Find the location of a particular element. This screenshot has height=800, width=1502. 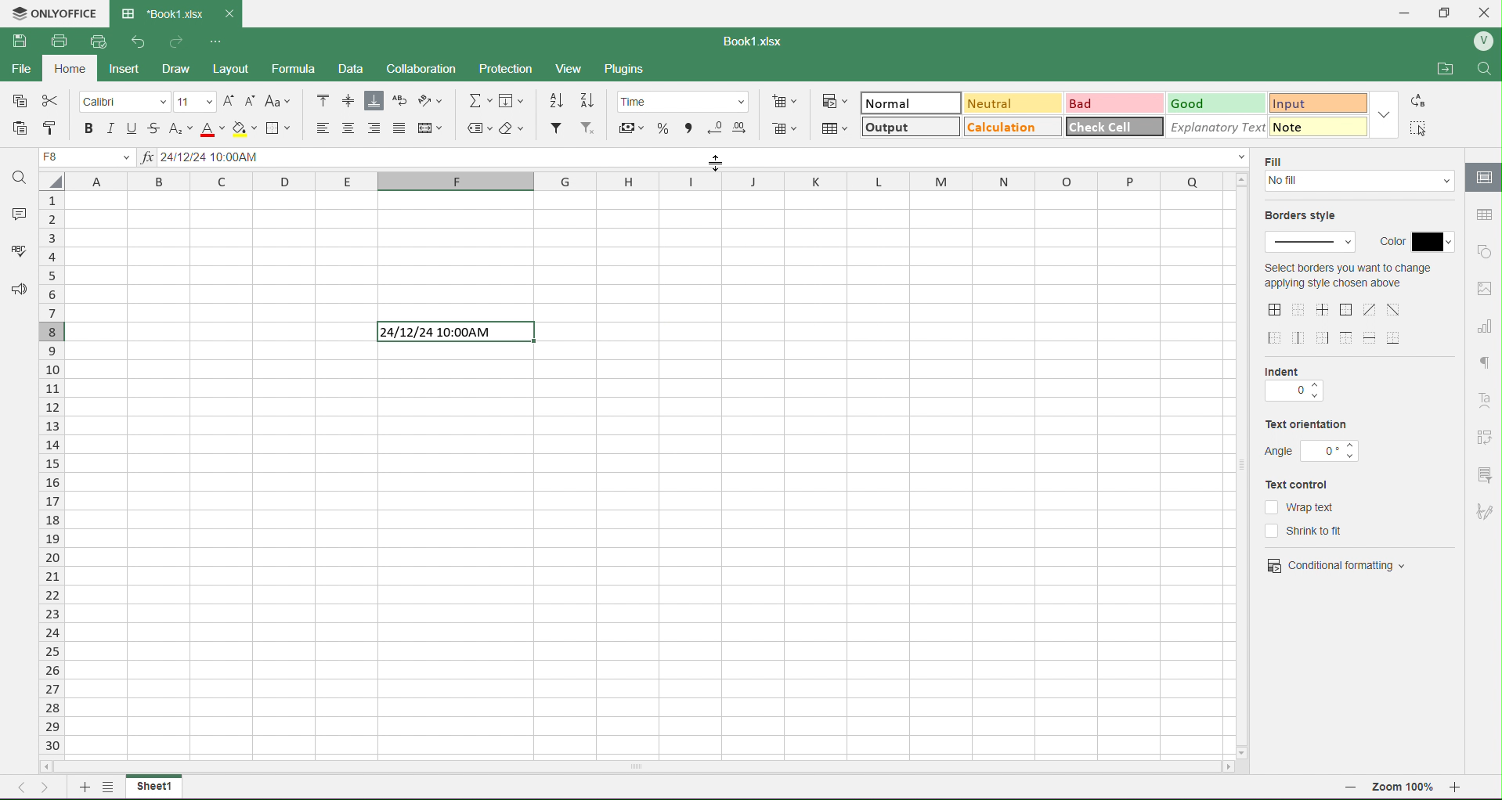

Copy Style is located at coordinates (48, 128).